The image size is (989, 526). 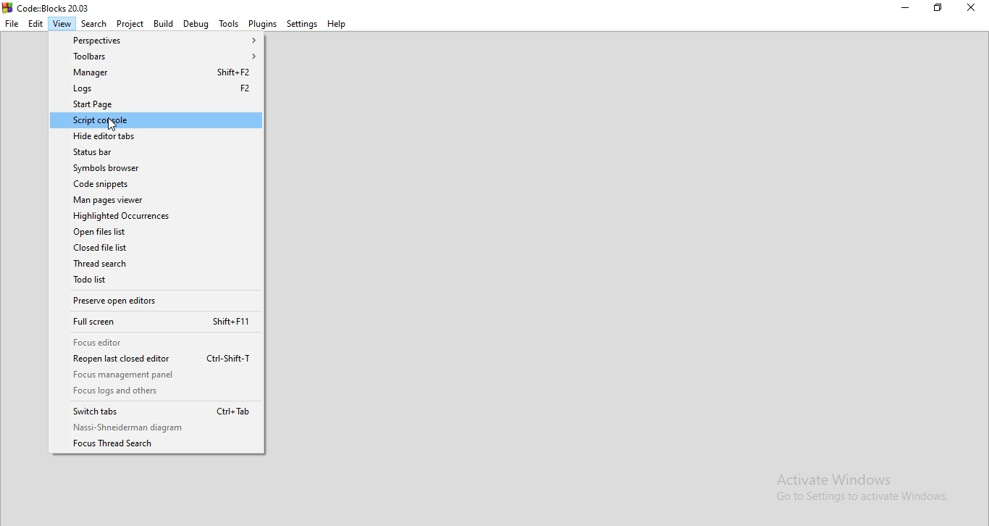 I want to click on close, so click(x=971, y=9).